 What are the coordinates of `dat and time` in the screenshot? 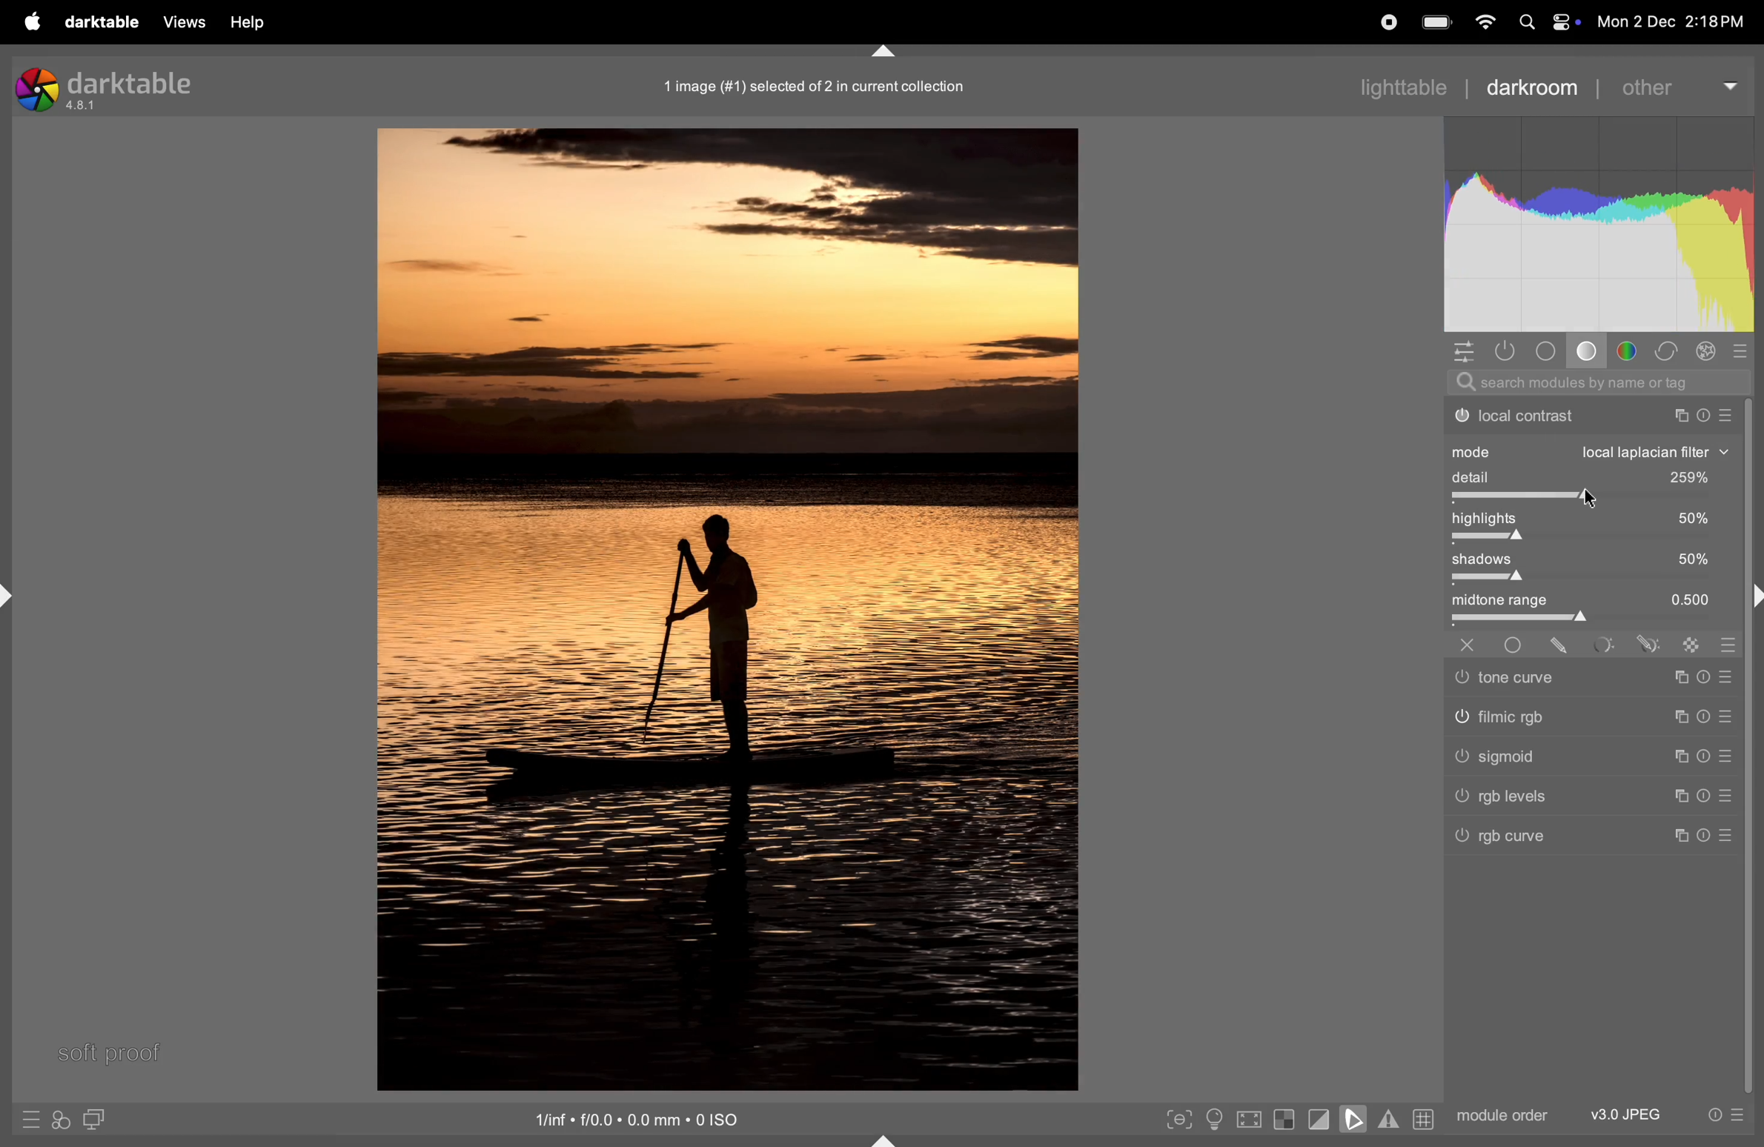 It's located at (1672, 21).